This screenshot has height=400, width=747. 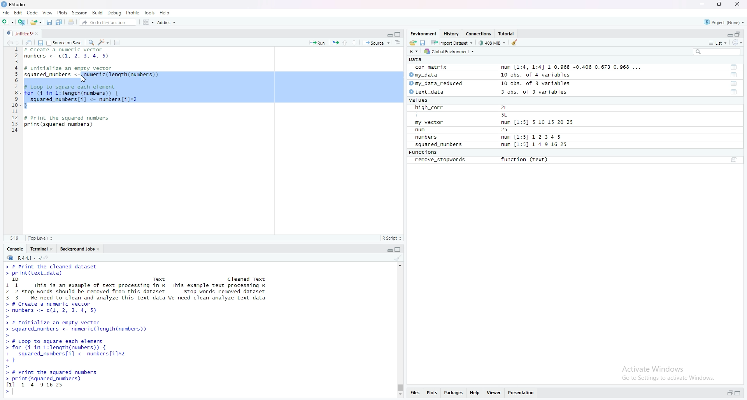 I want to click on Import Dataset, so click(x=452, y=42).